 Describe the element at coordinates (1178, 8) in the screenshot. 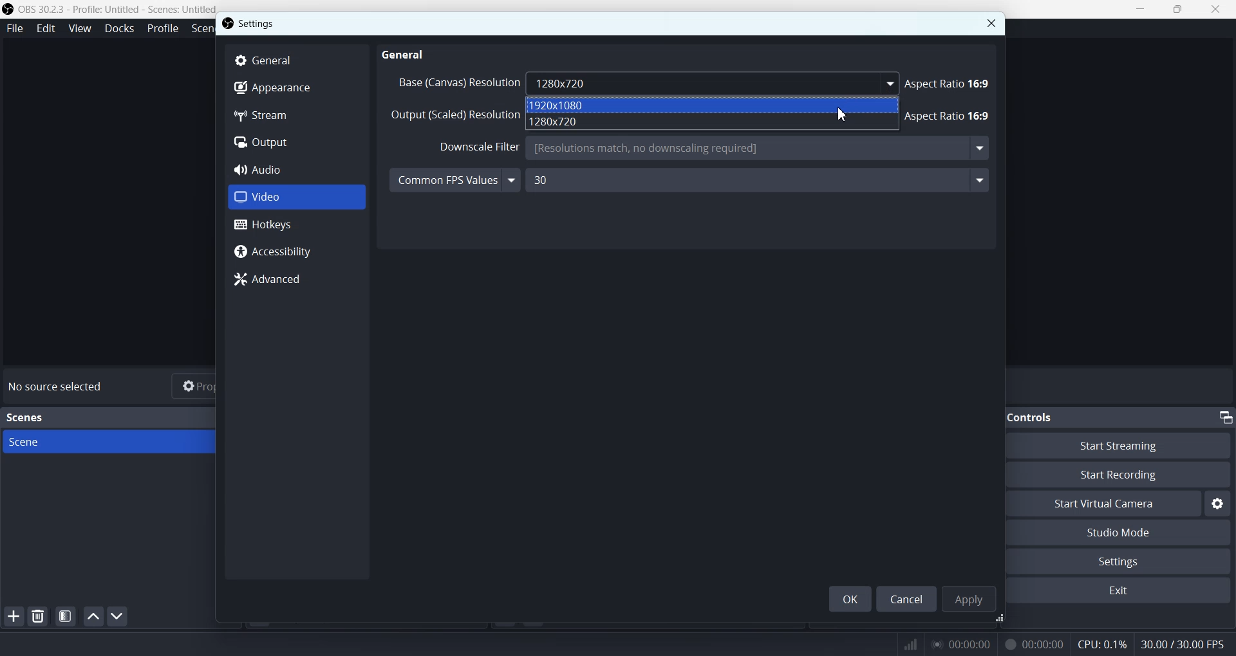

I see `Maximize` at that location.